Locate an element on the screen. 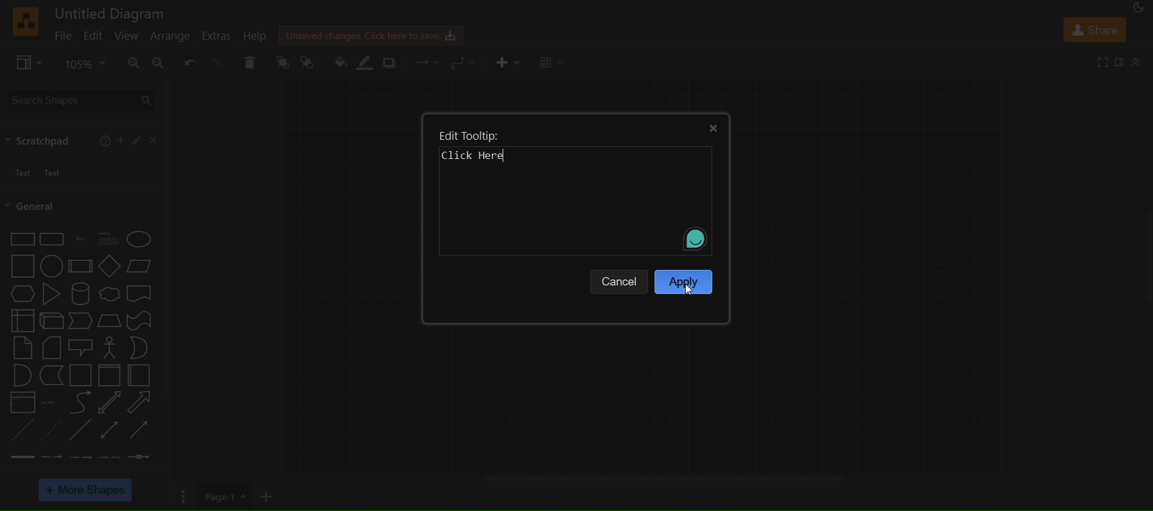  undo is located at coordinates (188, 62).